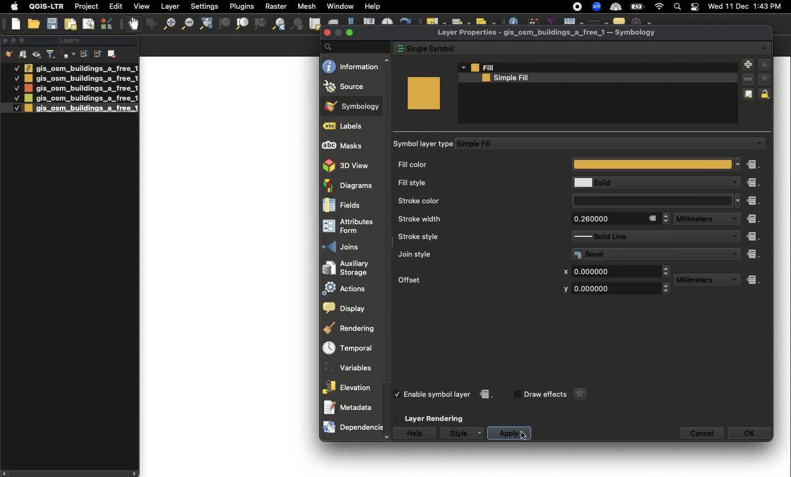 This screenshot has width=791, height=477. I want to click on Grab, so click(134, 24).